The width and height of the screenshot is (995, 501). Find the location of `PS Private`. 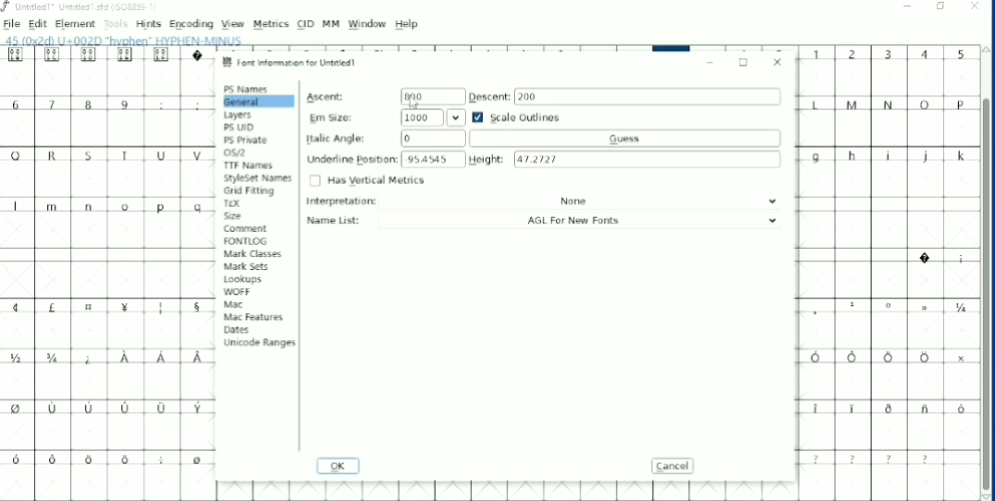

PS Private is located at coordinates (247, 140).